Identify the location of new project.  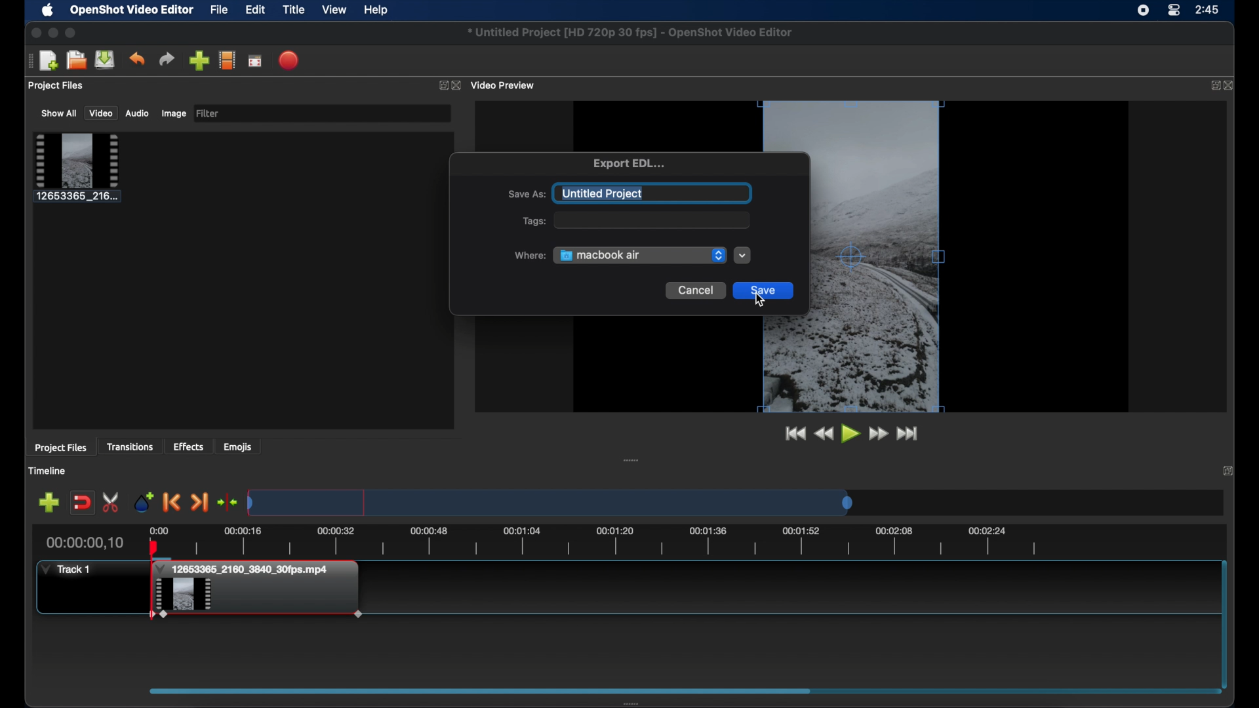
(50, 60).